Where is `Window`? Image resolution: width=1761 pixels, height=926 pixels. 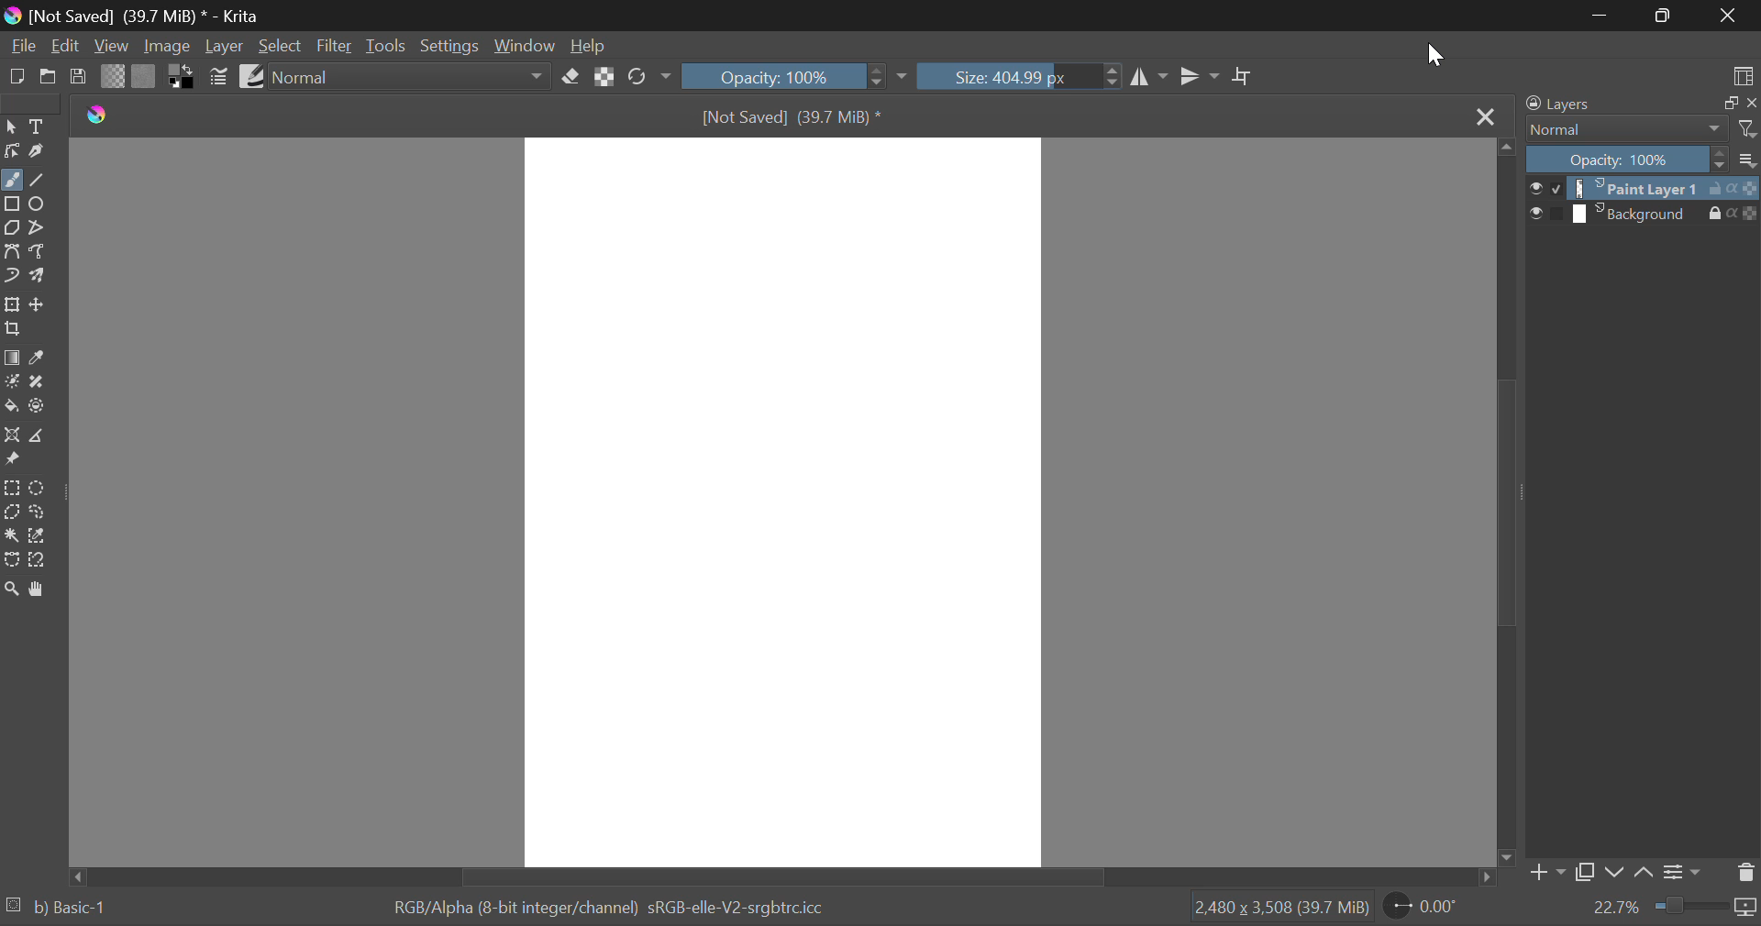
Window is located at coordinates (525, 44).